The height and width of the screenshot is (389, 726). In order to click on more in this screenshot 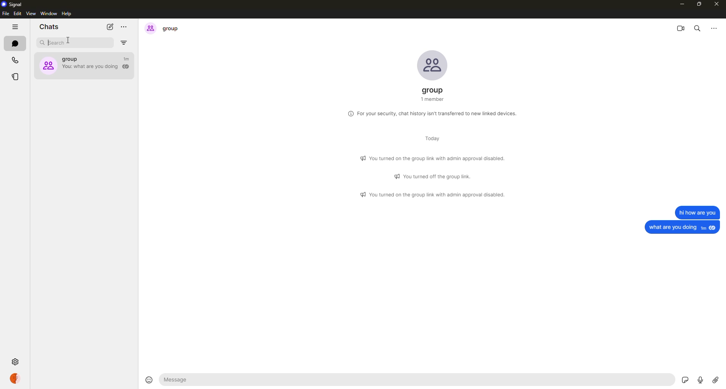, I will do `click(125, 26)`.